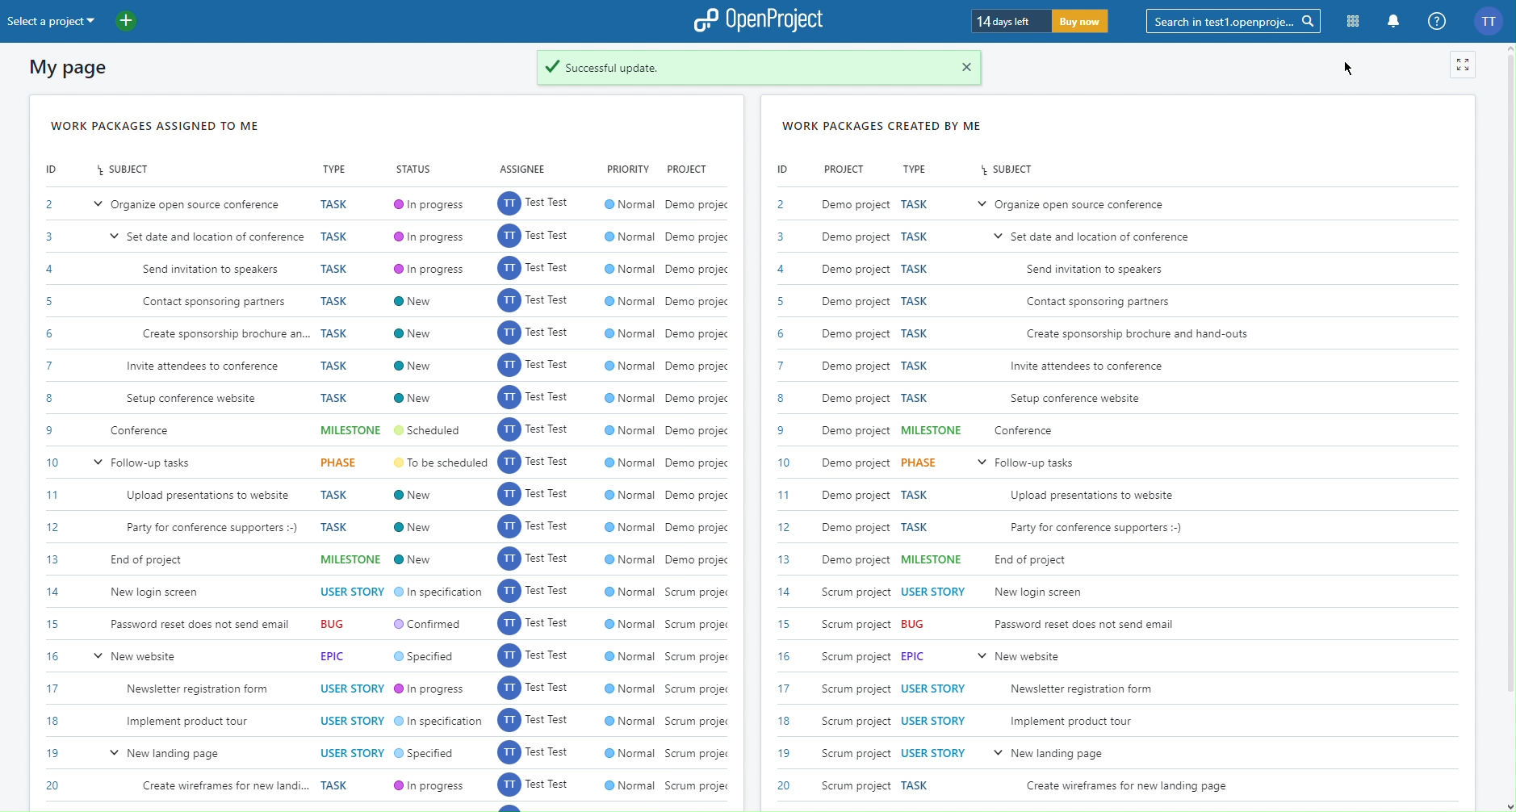 The image size is (1516, 812). Describe the element at coordinates (628, 168) in the screenshot. I see `Priority` at that location.